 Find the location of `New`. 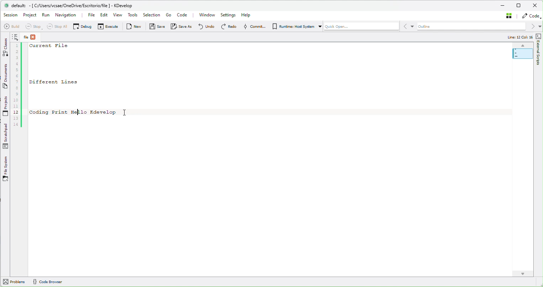

New is located at coordinates (132, 26).